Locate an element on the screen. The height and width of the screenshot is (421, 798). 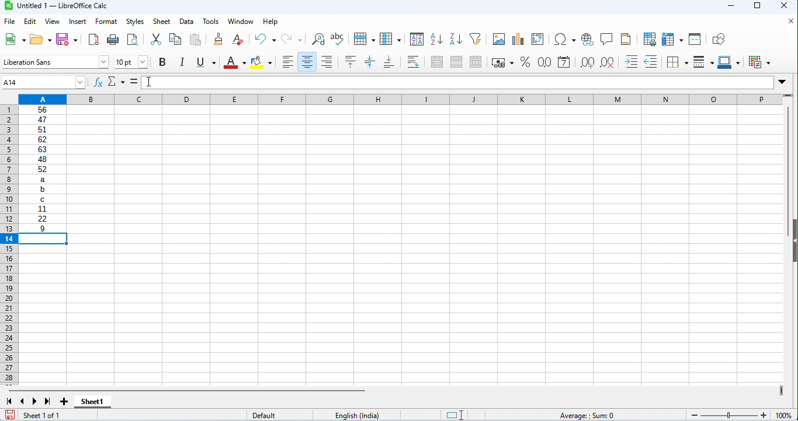
font style input is located at coordinates (49, 62).